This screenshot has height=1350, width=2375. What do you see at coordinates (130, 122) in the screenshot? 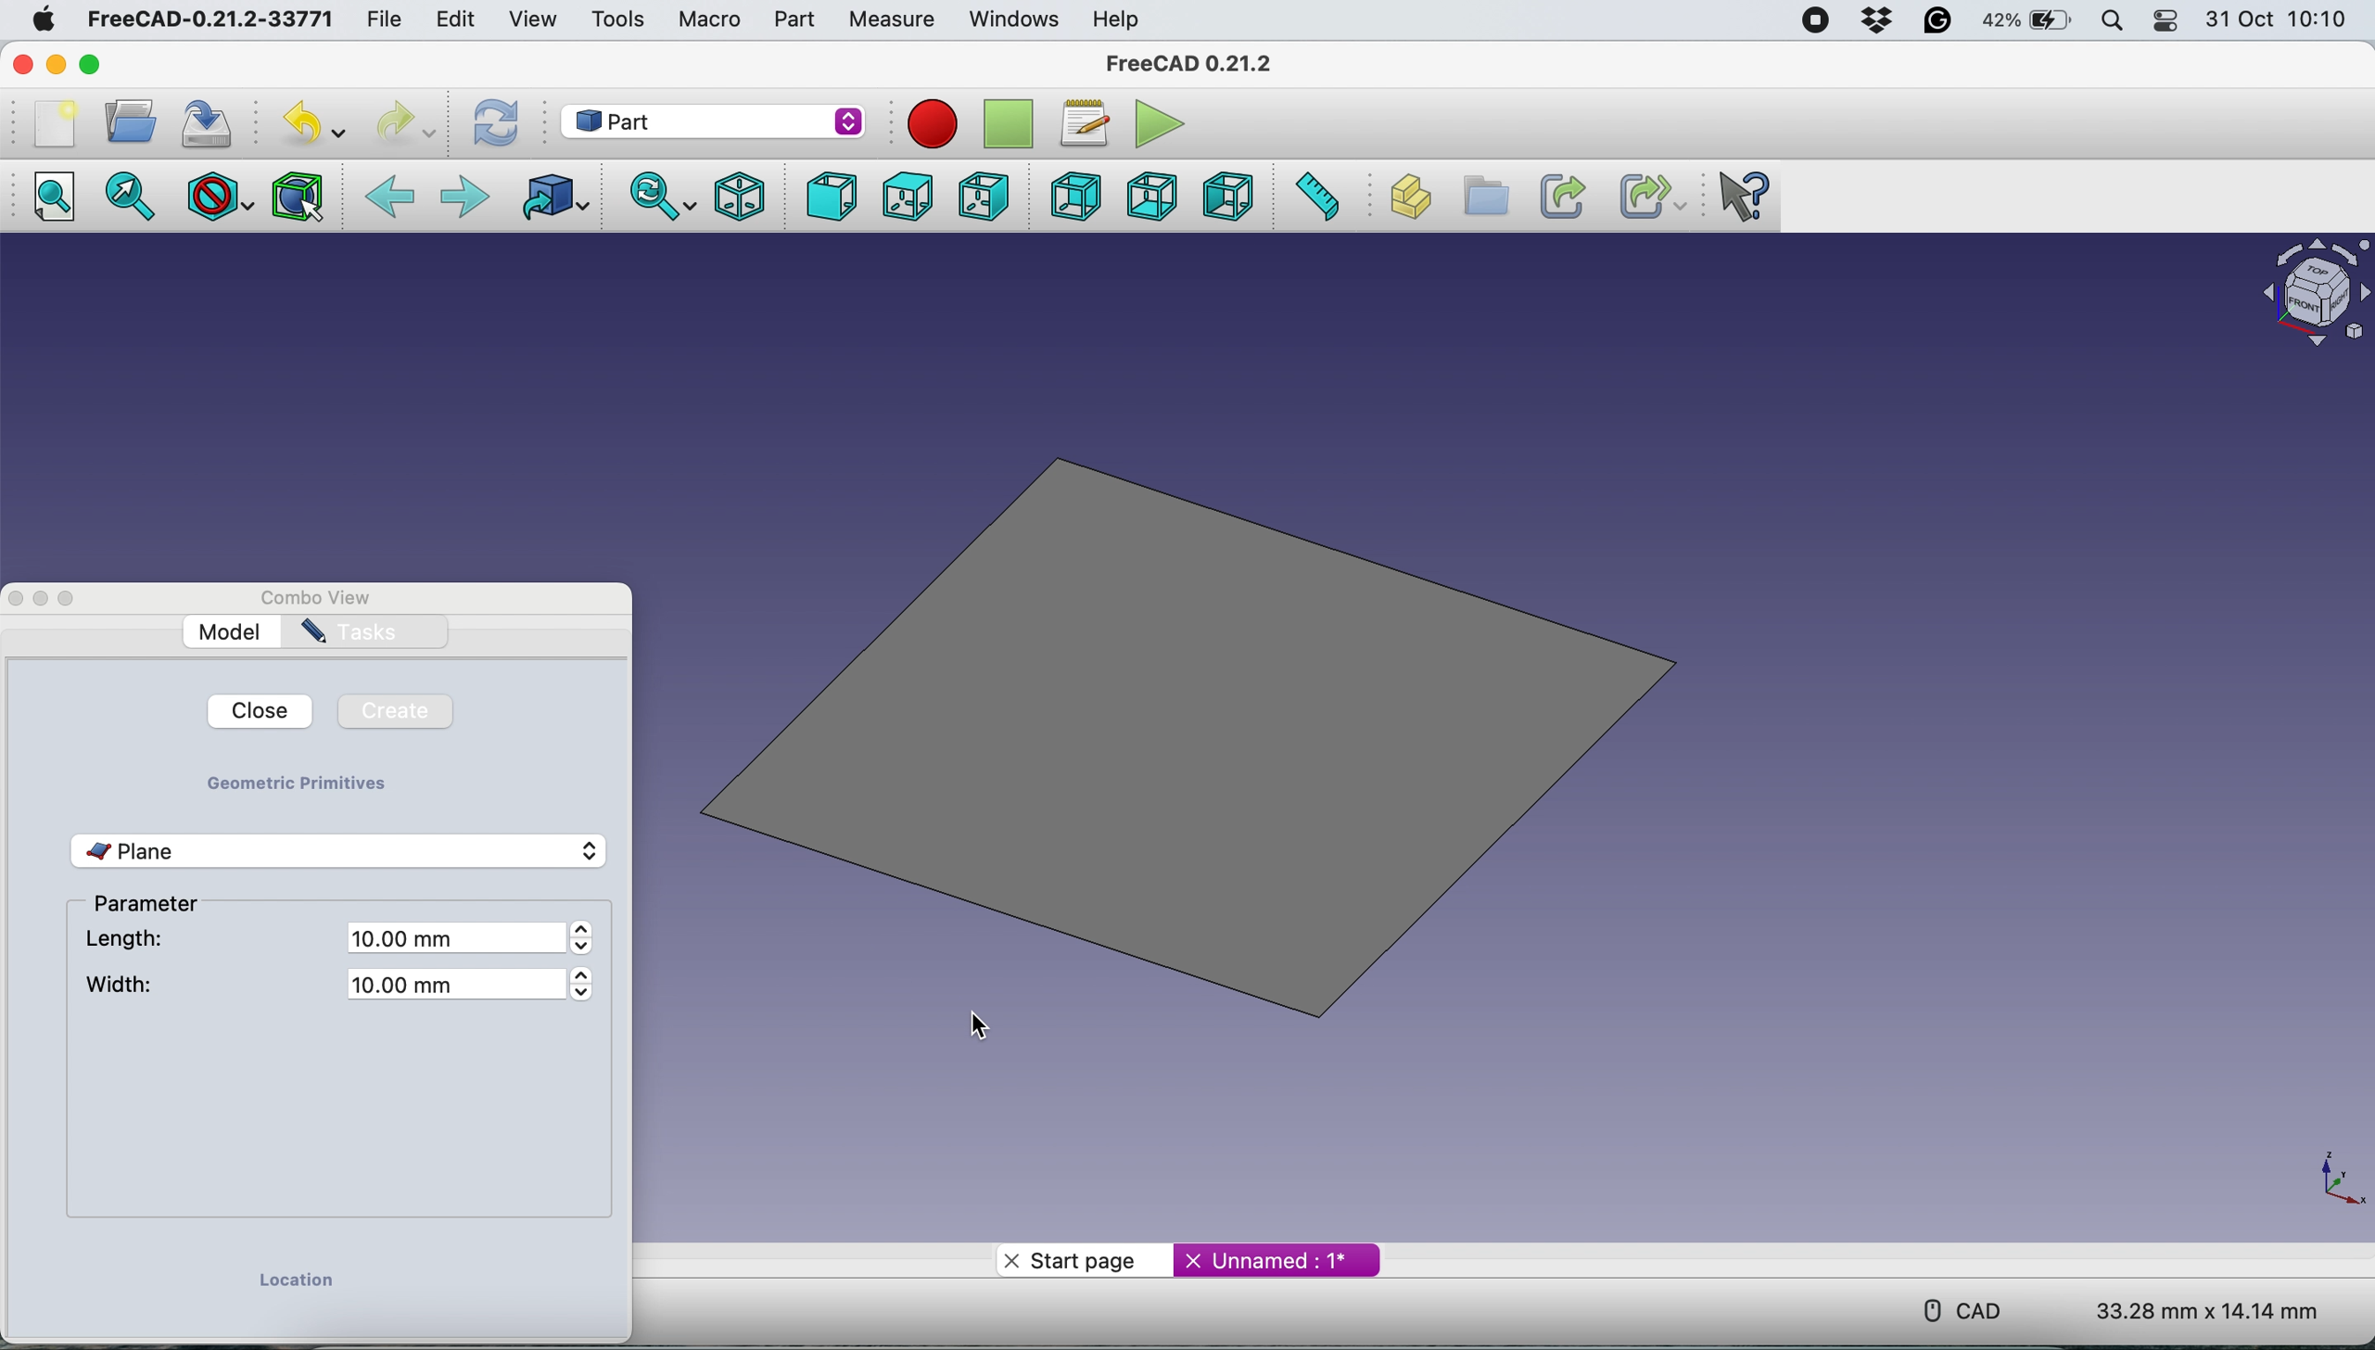
I see `Open` at bounding box center [130, 122].